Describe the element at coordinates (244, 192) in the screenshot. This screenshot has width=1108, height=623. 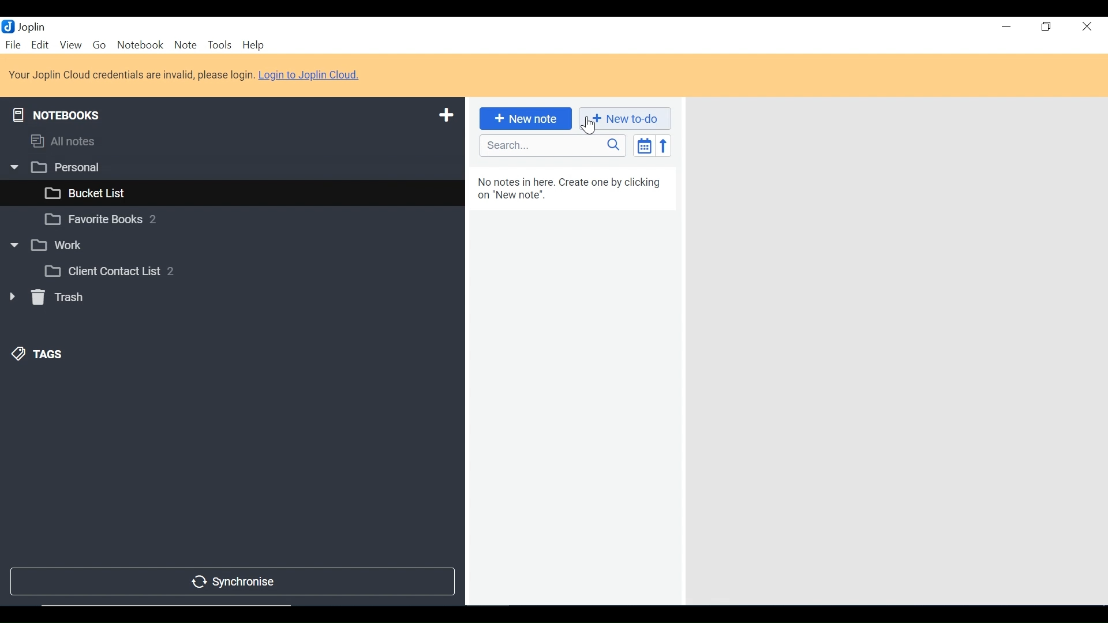
I see `Notebook` at that location.